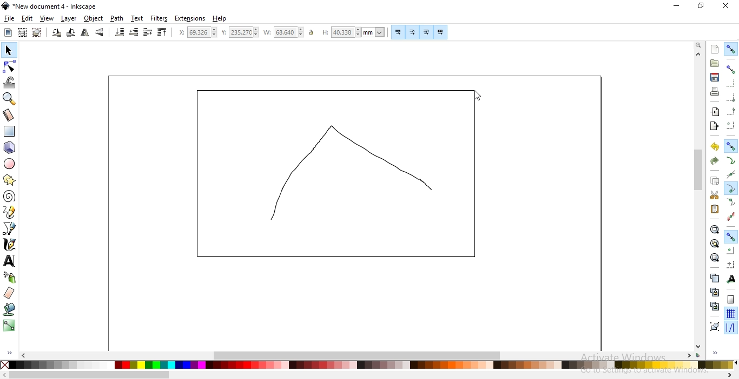 The width and height of the screenshot is (739, 379). What do you see at coordinates (731, 279) in the screenshot?
I see `snap text anchors and baseline` at bounding box center [731, 279].